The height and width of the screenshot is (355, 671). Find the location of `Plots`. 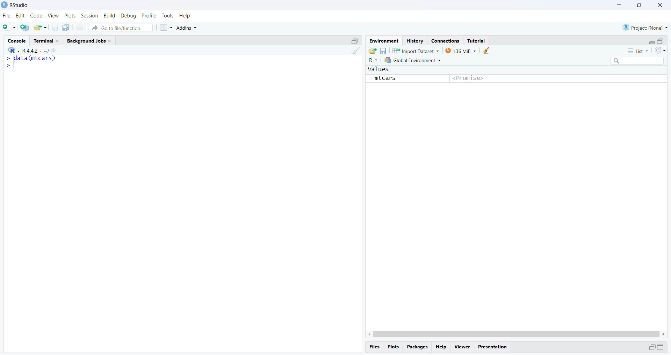

Plots is located at coordinates (395, 347).